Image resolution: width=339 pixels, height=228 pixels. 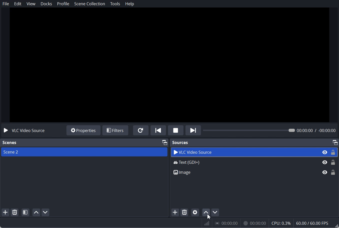 I want to click on Next in Playlist, so click(x=193, y=130).